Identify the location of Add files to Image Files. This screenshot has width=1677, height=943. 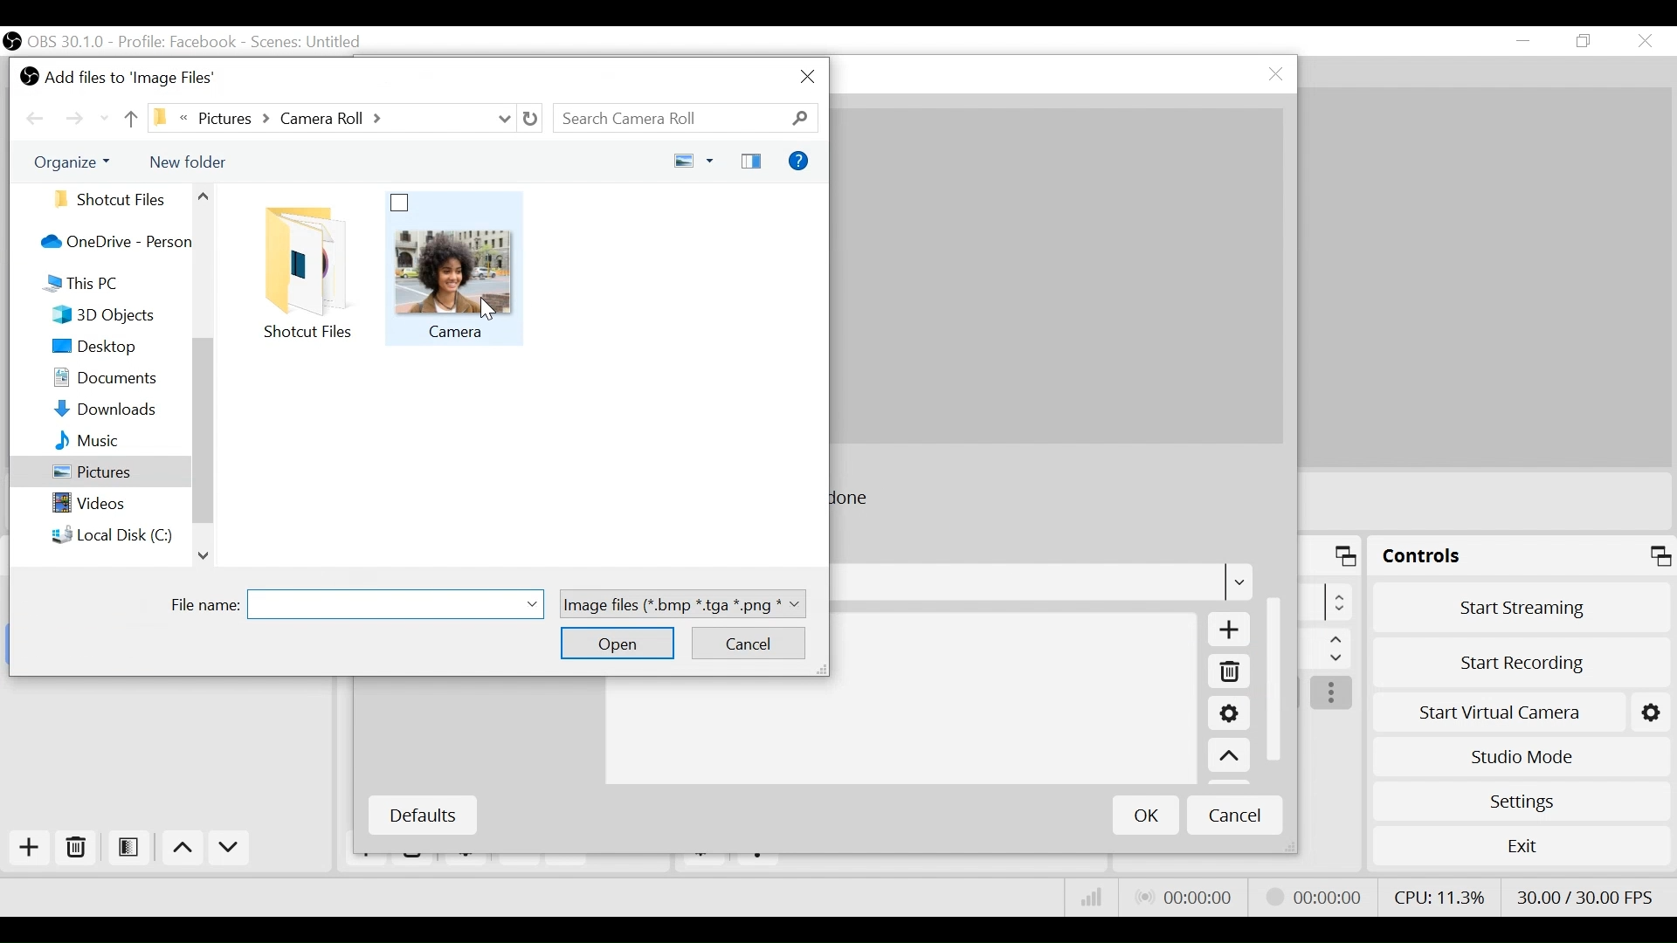
(122, 78).